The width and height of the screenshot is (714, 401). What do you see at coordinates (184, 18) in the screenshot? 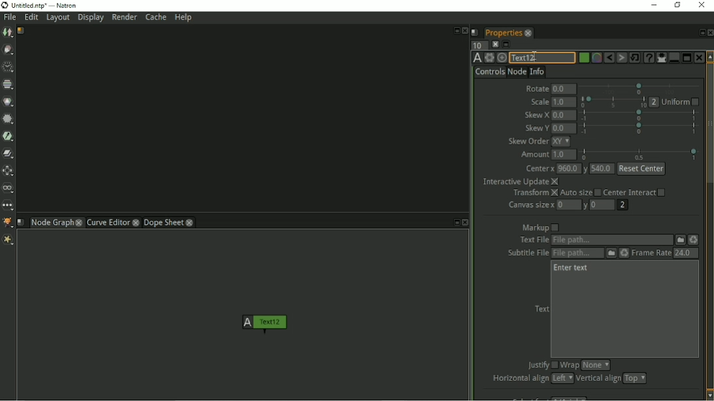
I see `Help` at bounding box center [184, 18].